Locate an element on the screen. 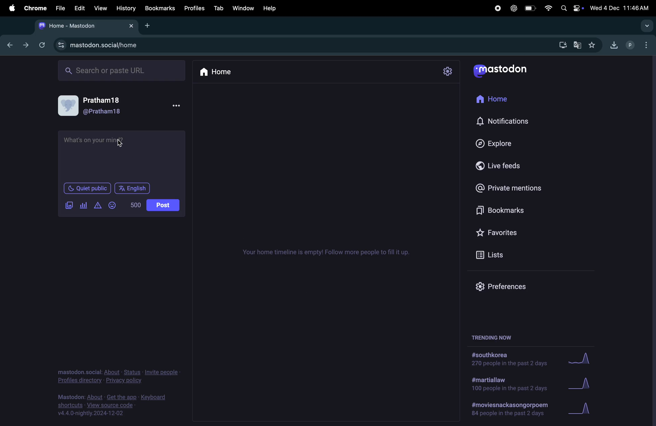 This screenshot has width=656, height=426. record is located at coordinates (497, 8).